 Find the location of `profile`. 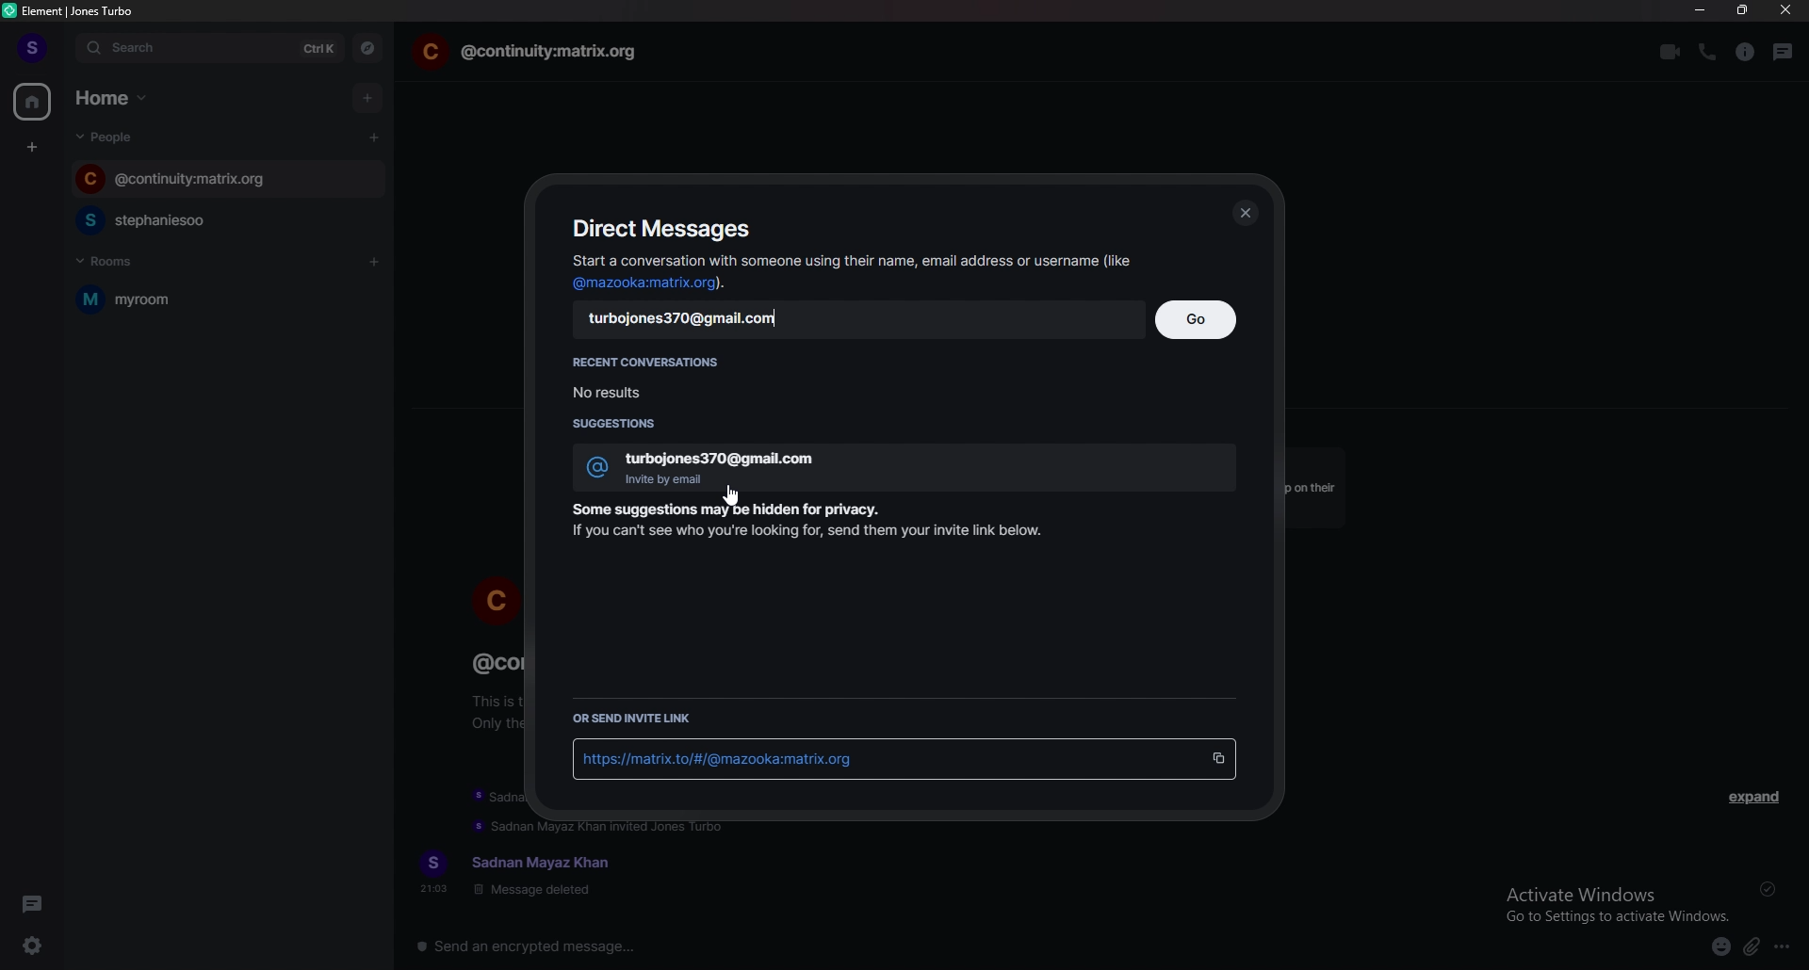

profile is located at coordinates (34, 48).